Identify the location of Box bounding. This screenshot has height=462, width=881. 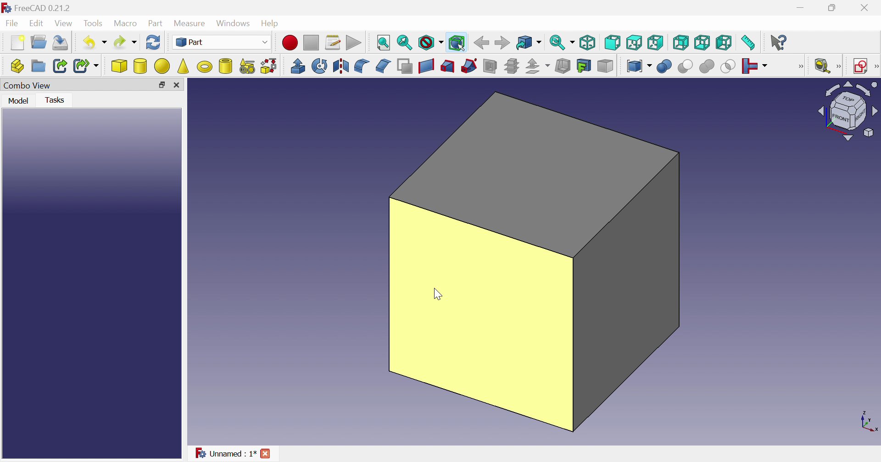
(457, 44).